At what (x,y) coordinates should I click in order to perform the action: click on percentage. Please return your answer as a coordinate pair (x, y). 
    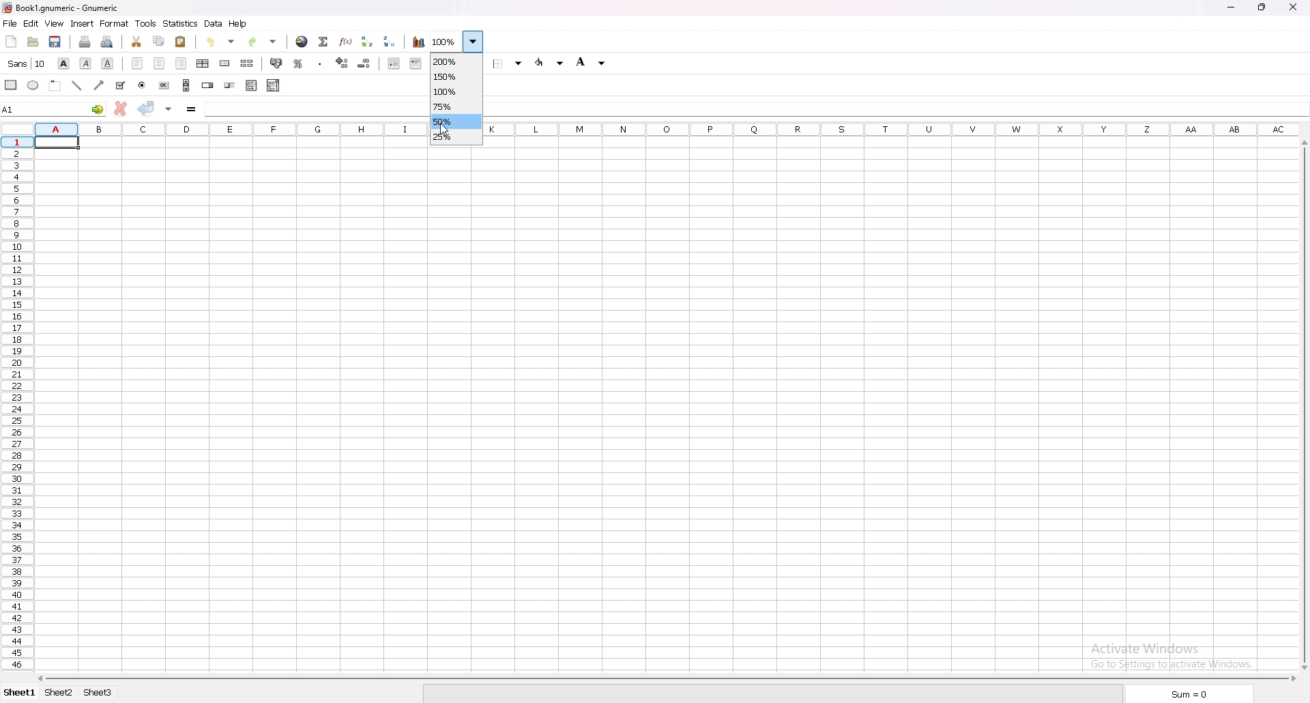
    Looking at the image, I should click on (298, 63).